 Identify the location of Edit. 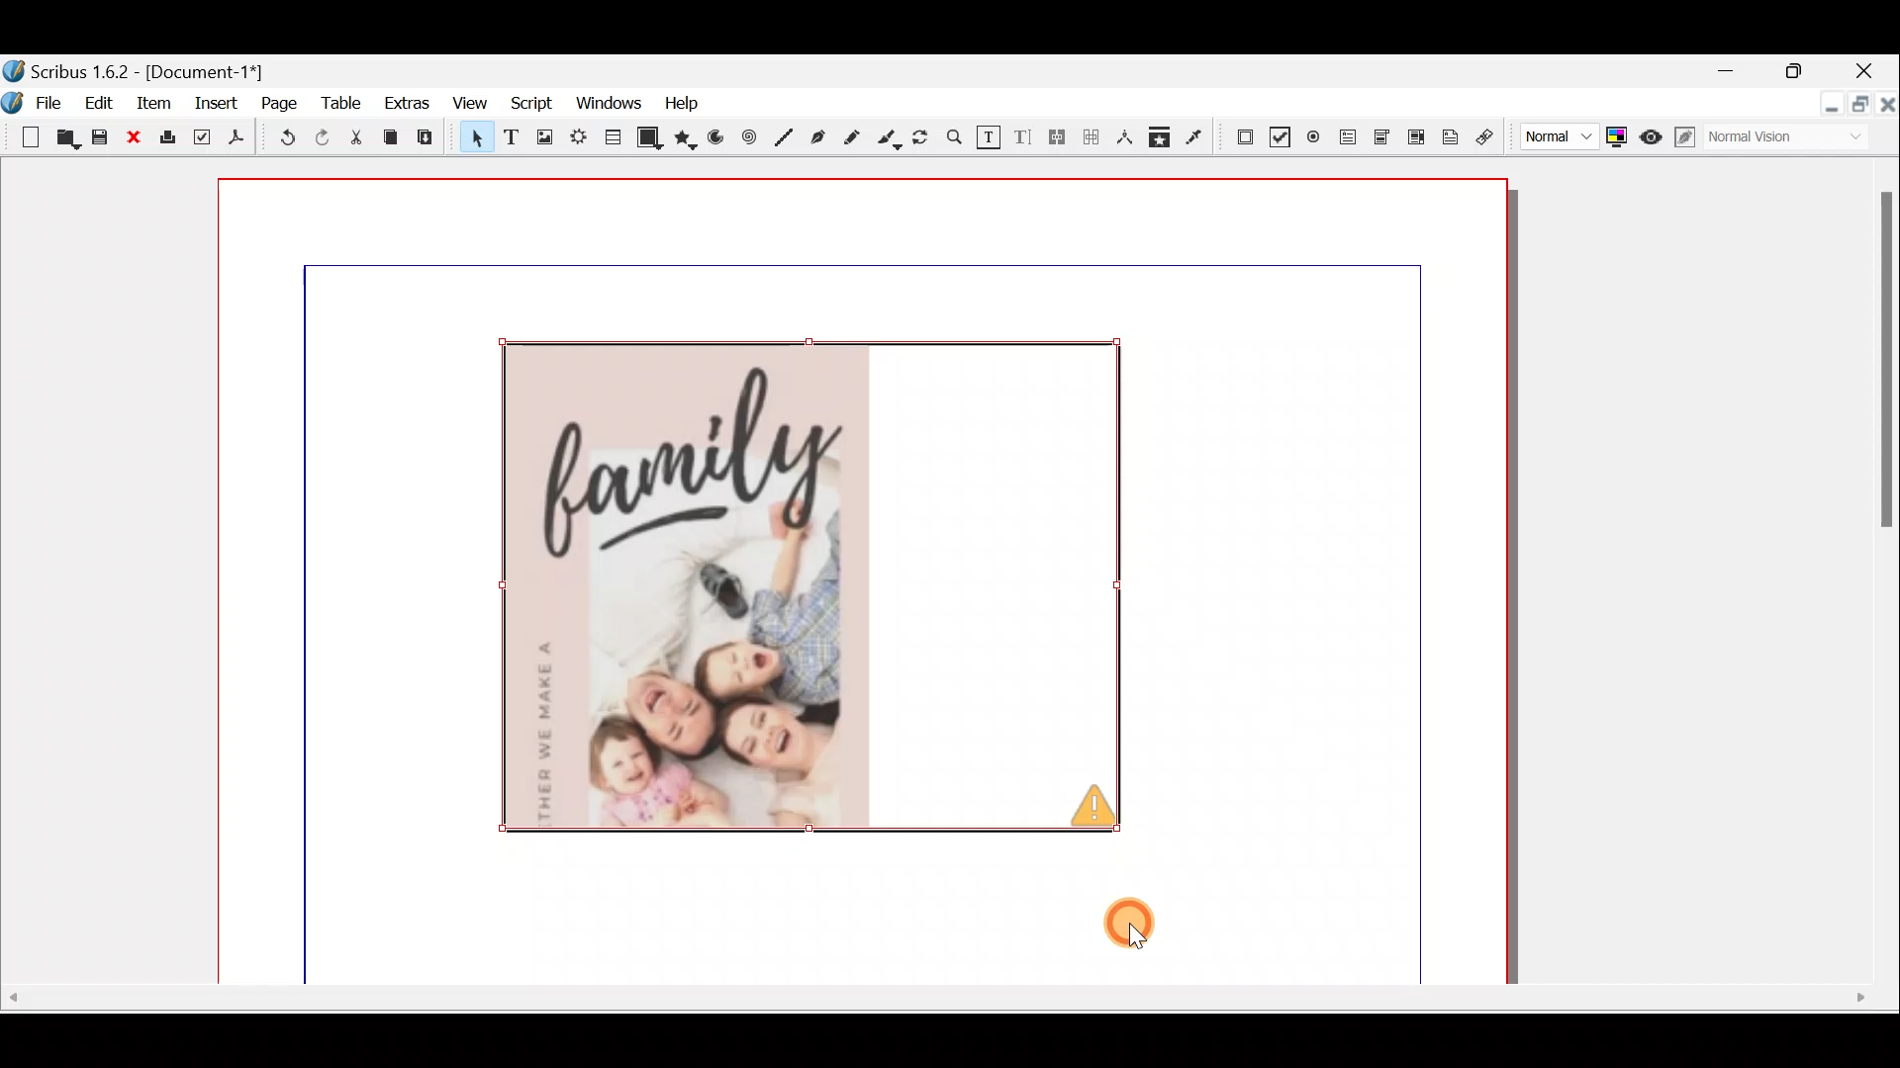
(102, 102).